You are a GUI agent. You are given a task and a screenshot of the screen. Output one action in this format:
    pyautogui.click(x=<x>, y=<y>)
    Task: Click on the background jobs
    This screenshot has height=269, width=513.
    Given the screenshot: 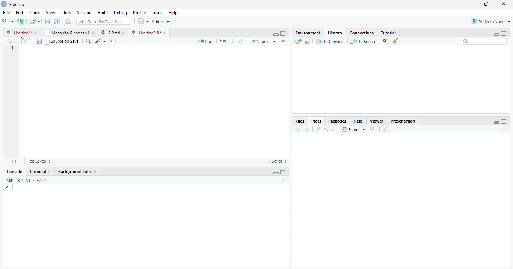 What is the action you would take?
    pyautogui.click(x=78, y=172)
    